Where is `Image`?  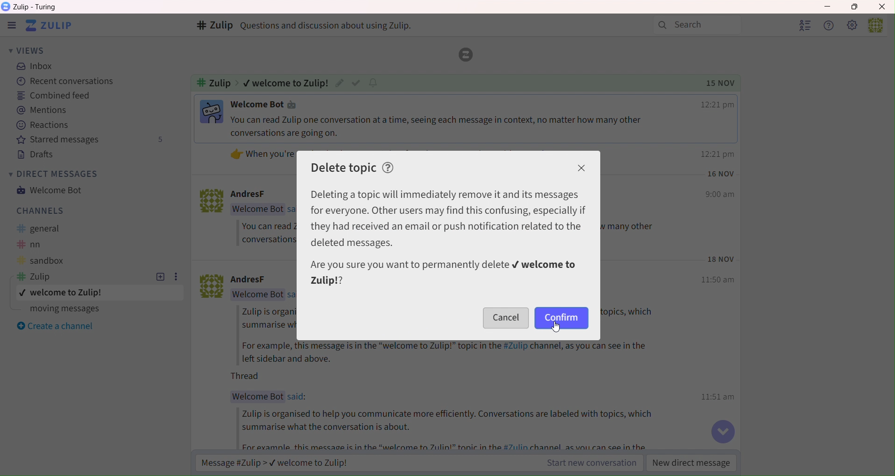
Image is located at coordinates (211, 286).